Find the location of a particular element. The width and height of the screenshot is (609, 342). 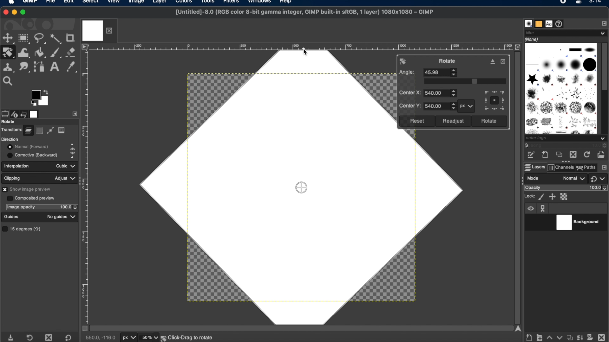

lower this layer is located at coordinates (559, 337).